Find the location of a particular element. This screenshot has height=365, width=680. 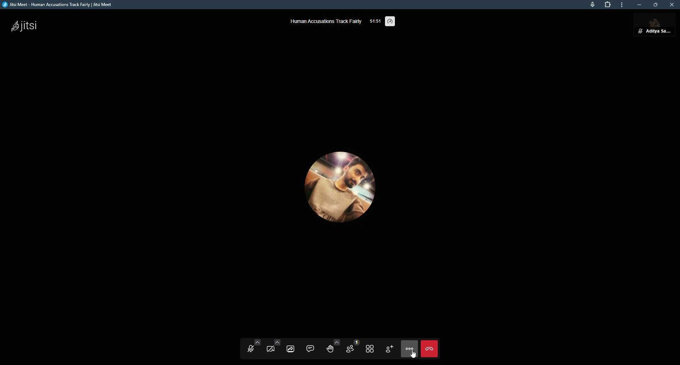

profile is located at coordinates (342, 185).